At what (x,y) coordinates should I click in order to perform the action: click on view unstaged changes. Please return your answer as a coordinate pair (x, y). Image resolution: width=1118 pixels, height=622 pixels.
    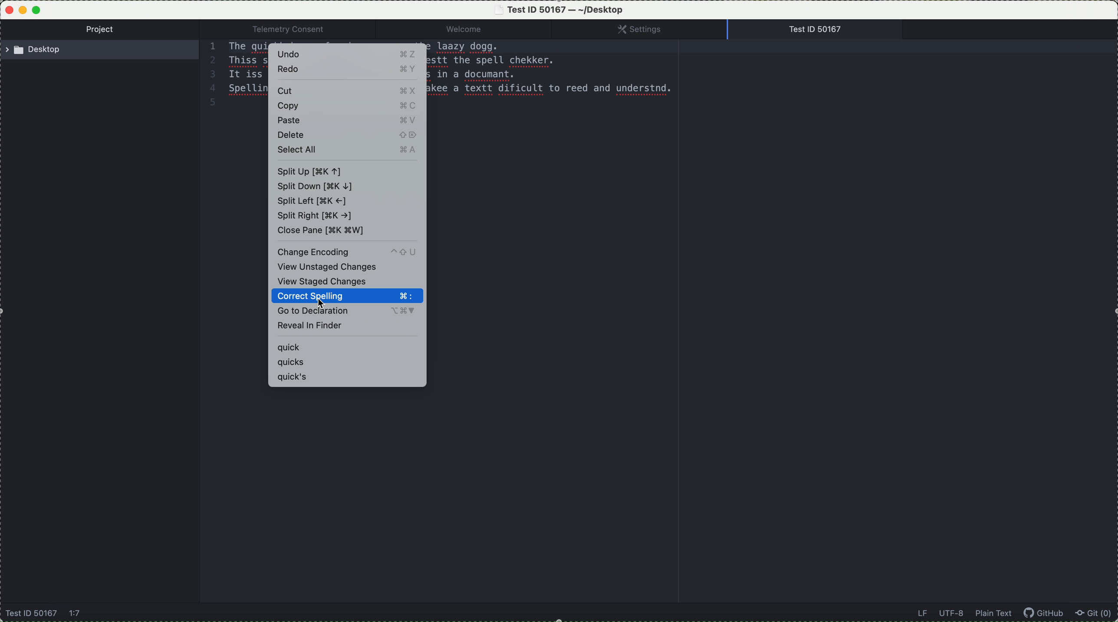
    Looking at the image, I should click on (329, 268).